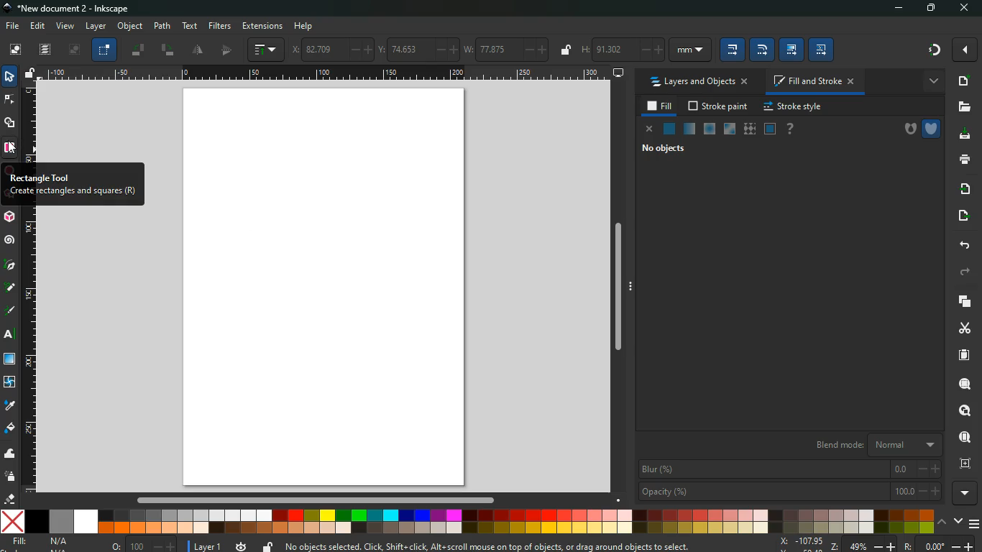 The height and width of the screenshot is (552, 982). What do you see at coordinates (749, 129) in the screenshot?
I see `texture` at bounding box center [749, 129].